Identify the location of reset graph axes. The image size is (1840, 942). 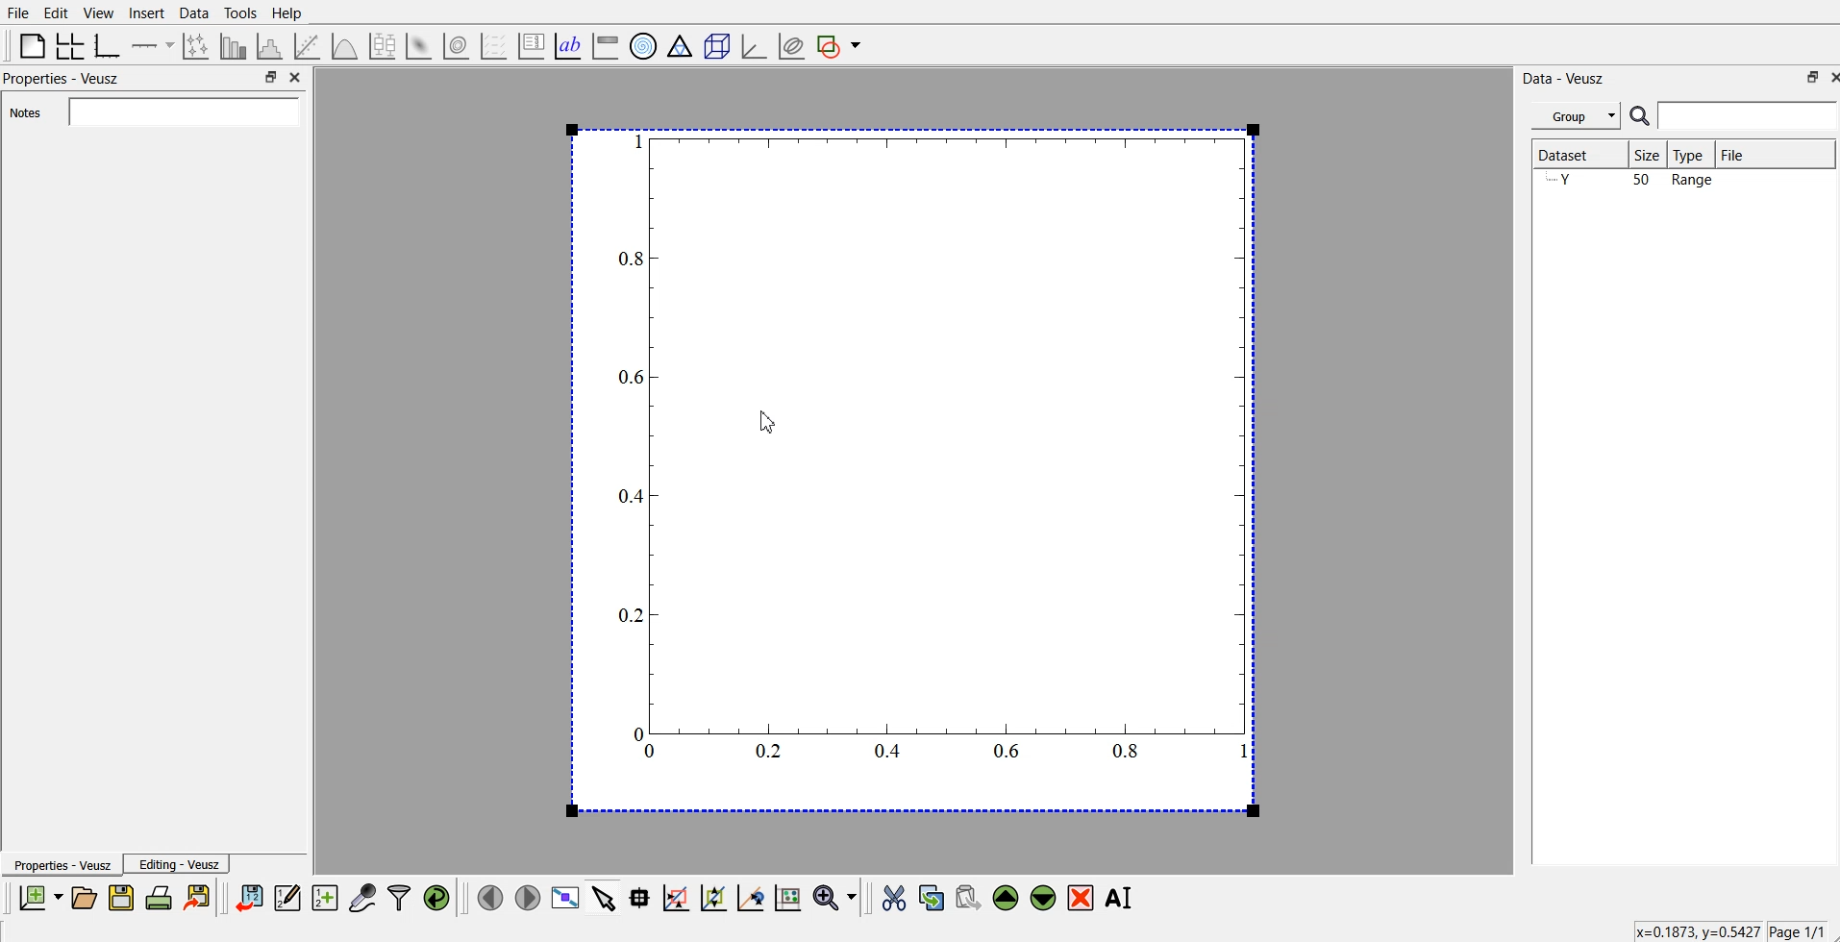
(789, 901).